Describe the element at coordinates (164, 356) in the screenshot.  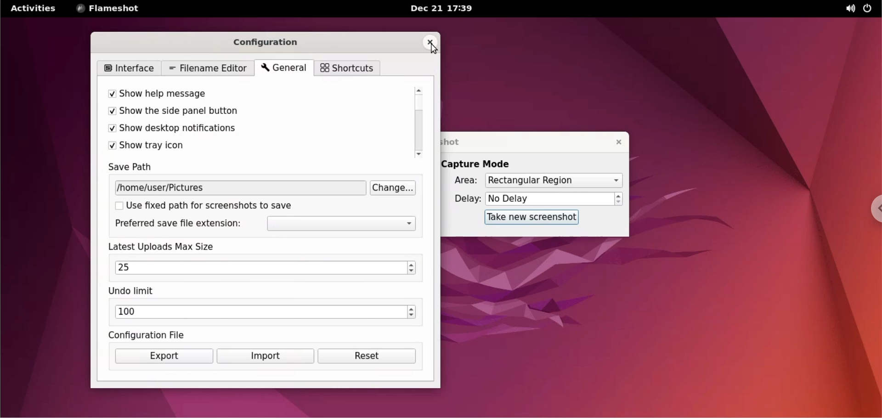
I see `export ` at that location.